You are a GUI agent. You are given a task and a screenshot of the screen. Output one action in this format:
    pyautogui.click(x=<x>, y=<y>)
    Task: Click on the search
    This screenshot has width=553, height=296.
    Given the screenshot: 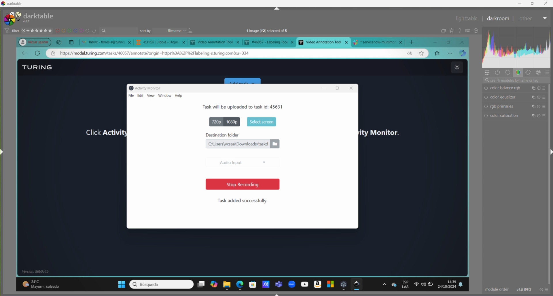 What is the action you would take?
    pyautogui.click(x=161, y=284)
    